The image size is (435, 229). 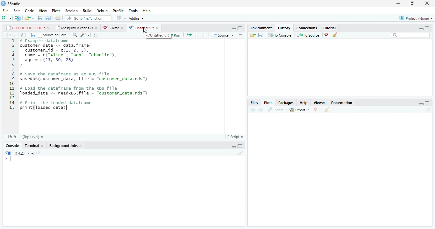 I want to click on Background Jobs, so click(x=63, y=146).